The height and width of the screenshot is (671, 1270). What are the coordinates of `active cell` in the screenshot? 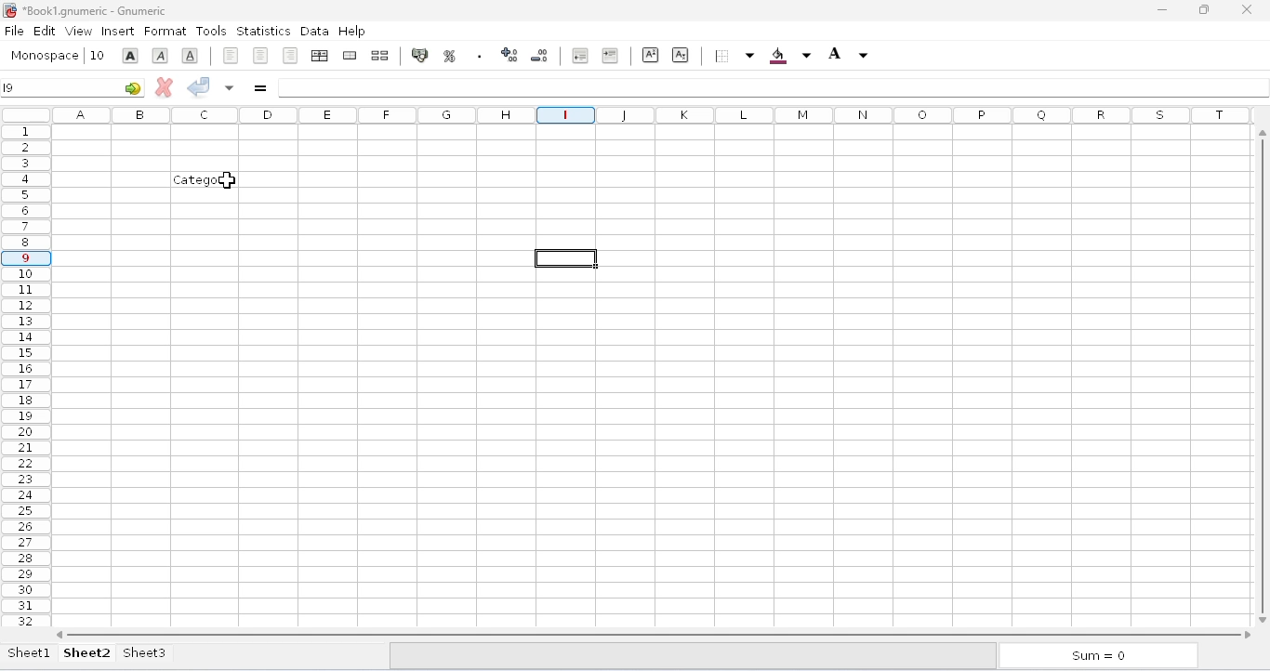 It's located at (567, 258).